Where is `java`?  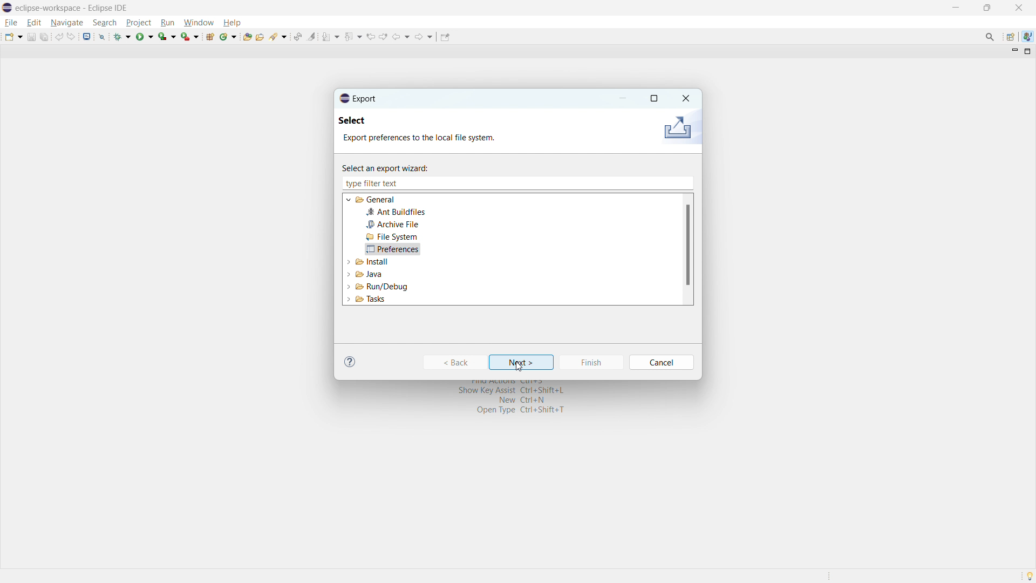 java is located at coordinates (367, 273).